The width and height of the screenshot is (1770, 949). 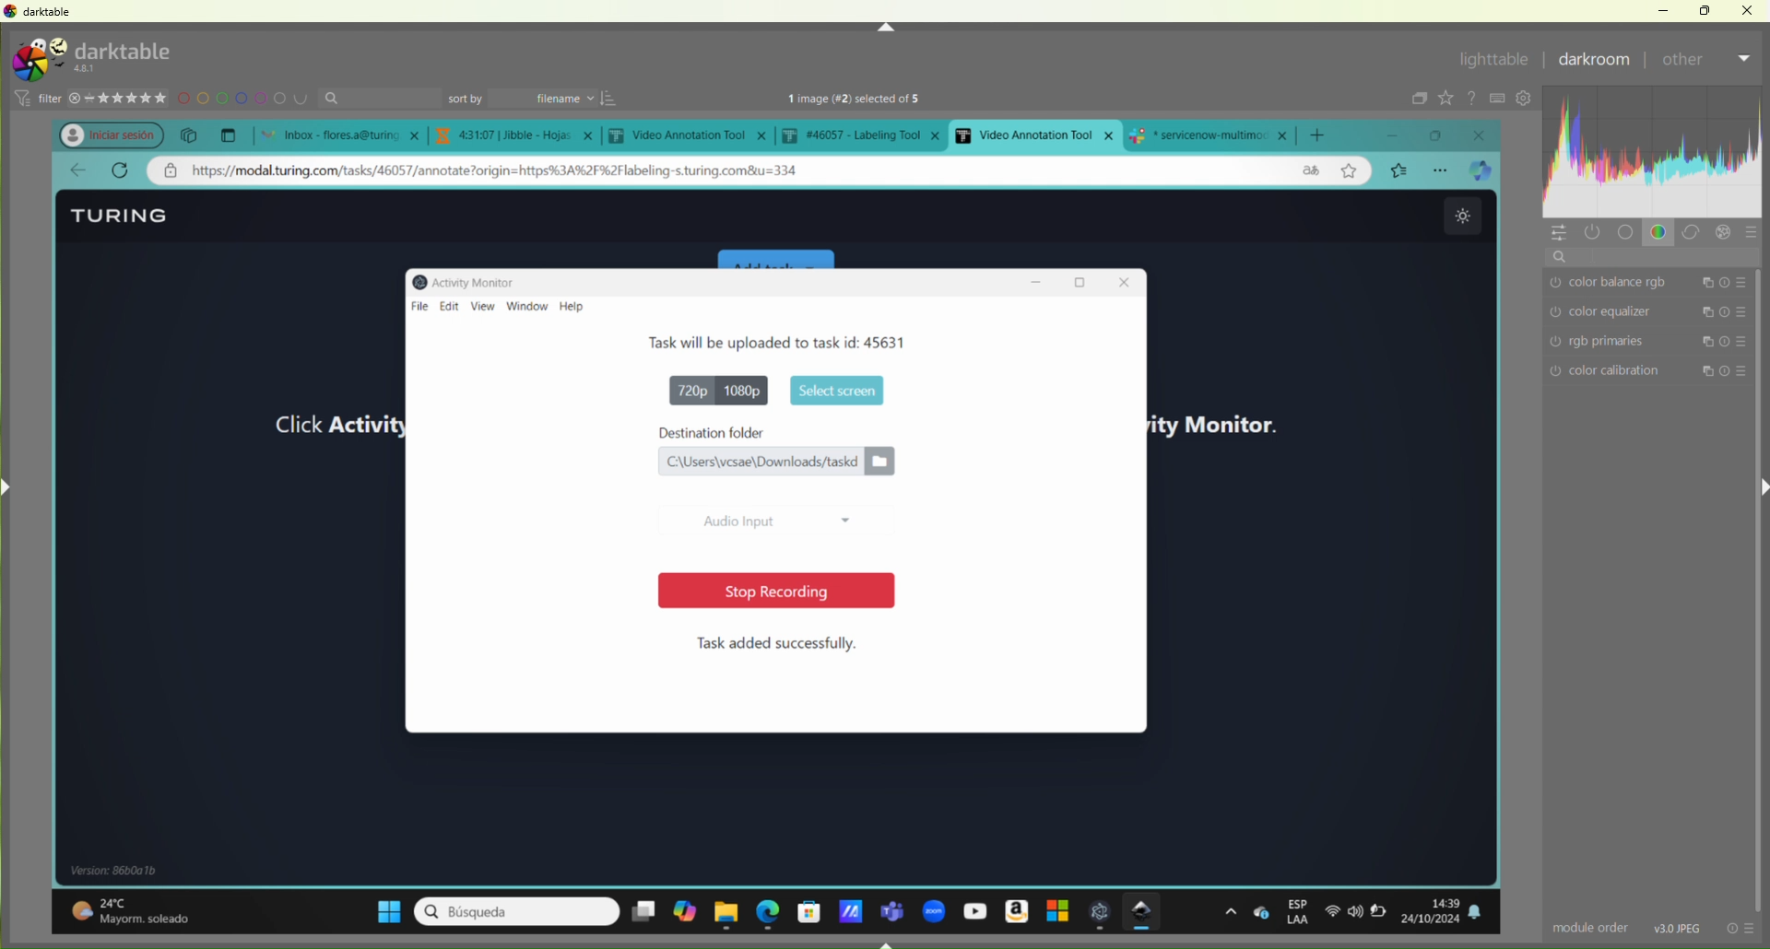 What do you see at coordinates (1145, 912) in the screenshot?
I see `darktable` at bounding box center [1145, 912].